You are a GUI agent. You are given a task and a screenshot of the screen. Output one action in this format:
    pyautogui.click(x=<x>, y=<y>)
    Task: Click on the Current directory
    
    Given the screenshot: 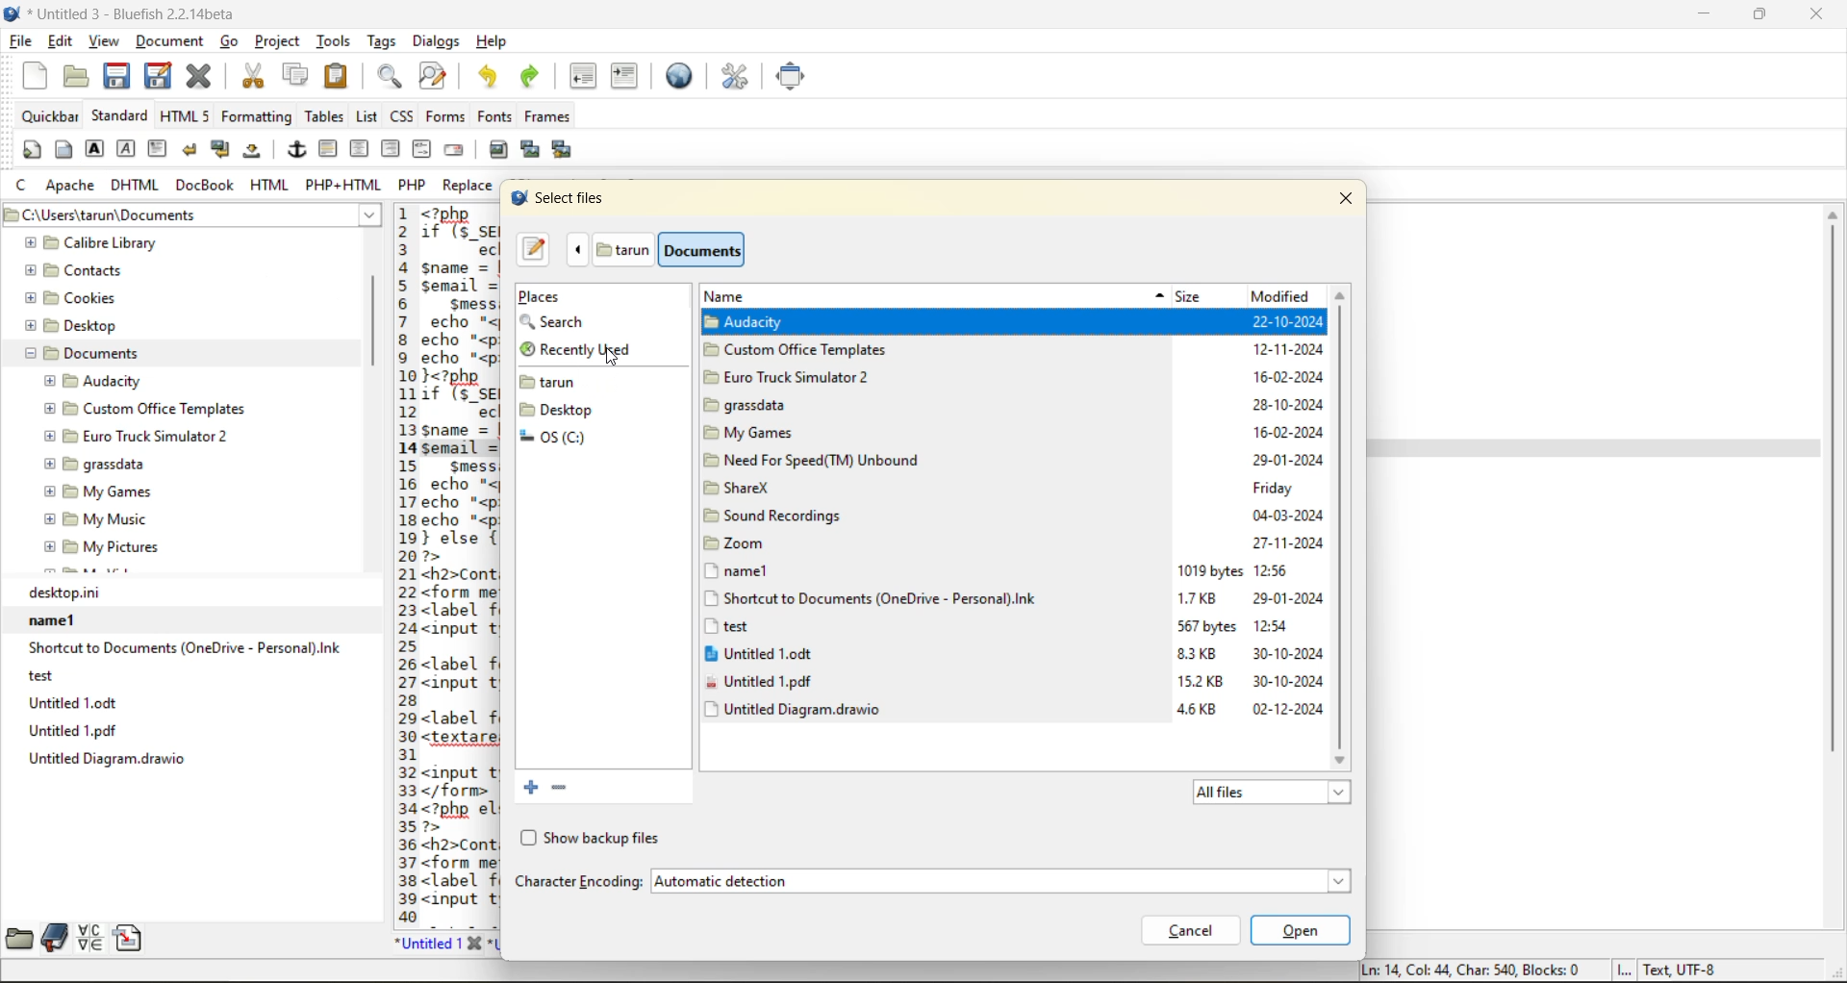 What is the action you would take?
    pyautogui.click(x=263, y=215)
    